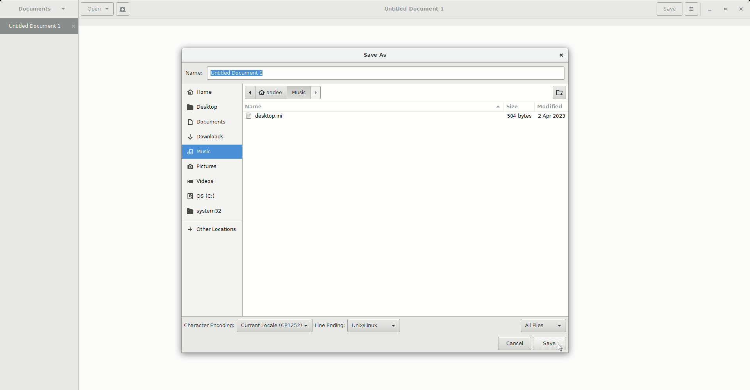  I want to click on Desktop, so click(204, 108).